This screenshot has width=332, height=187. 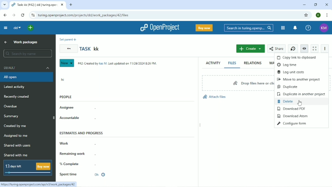 What do you see at coordinates (295, 27) in the screenshot?
I see `To notification center` at bounding box center [295, 27].